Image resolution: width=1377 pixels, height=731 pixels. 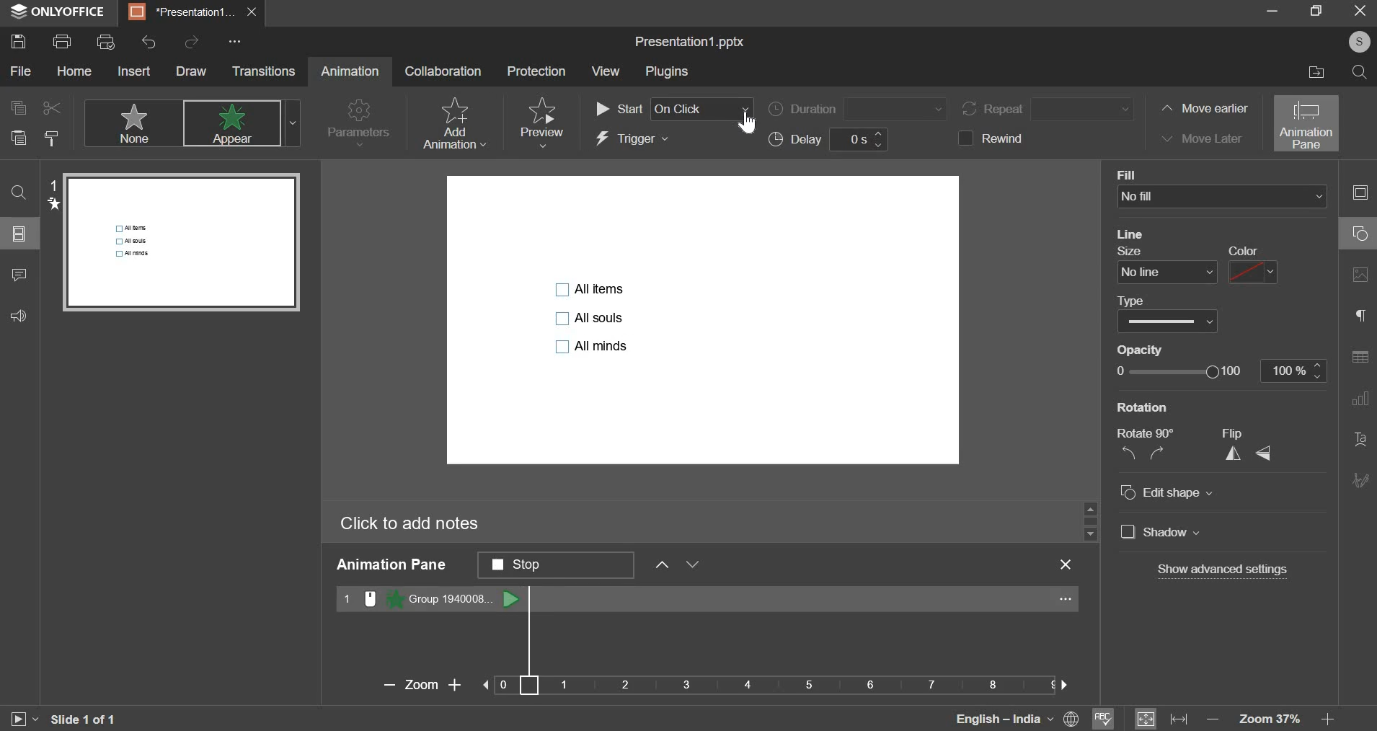 What do you see at coordinates (534, 71) in the screenshot?
I see `protection` at bounding box center [534, 71].